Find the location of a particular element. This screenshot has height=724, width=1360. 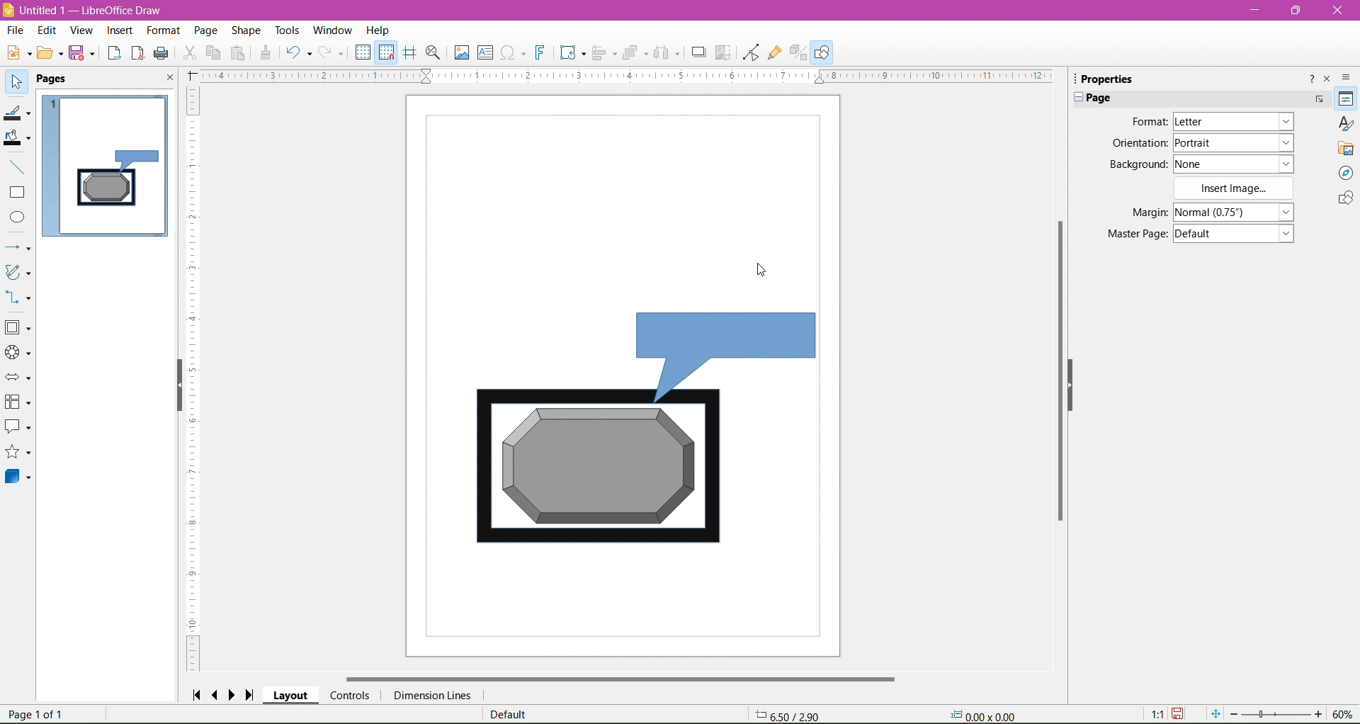

60% is located at coordinates (1344, 713).